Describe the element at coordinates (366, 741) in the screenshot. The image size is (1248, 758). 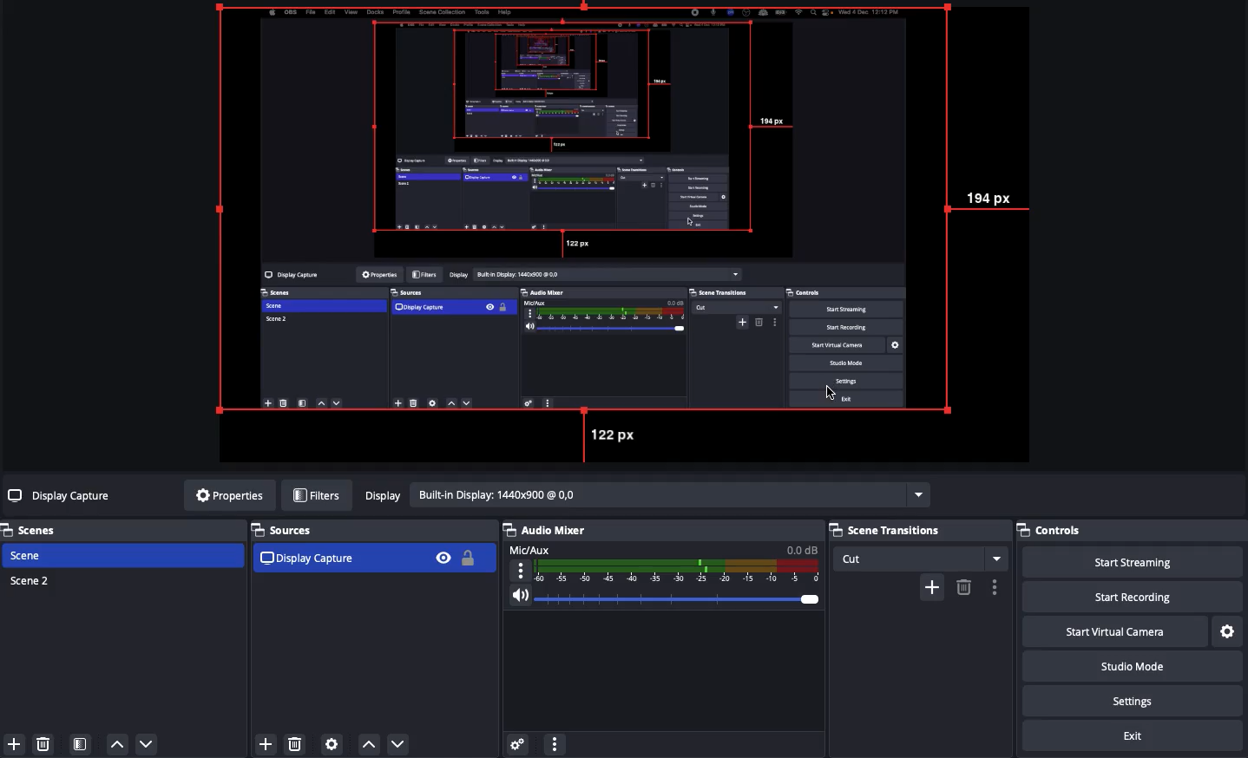
I see `Up` at that location.